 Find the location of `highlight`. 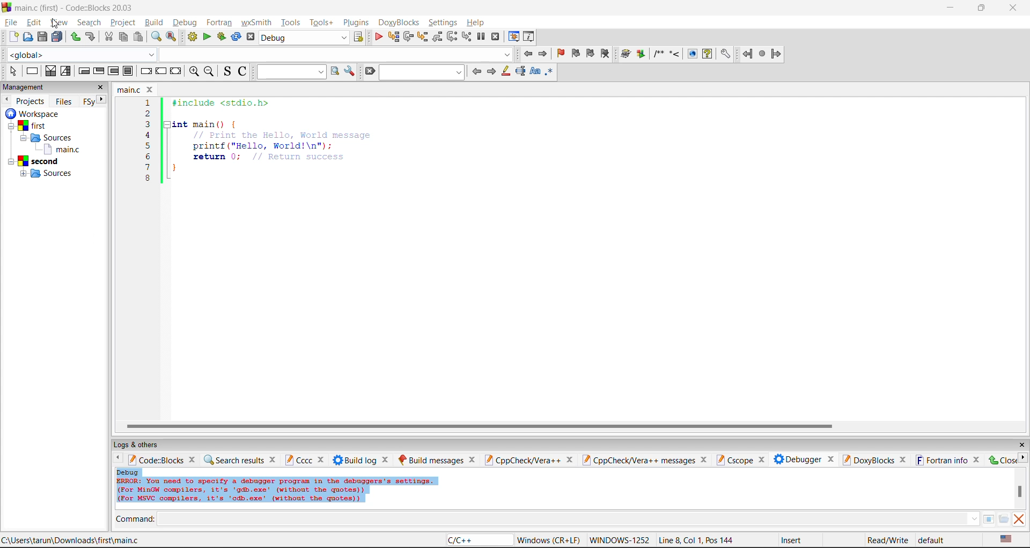

highlight is located at coordinates (506, 72).